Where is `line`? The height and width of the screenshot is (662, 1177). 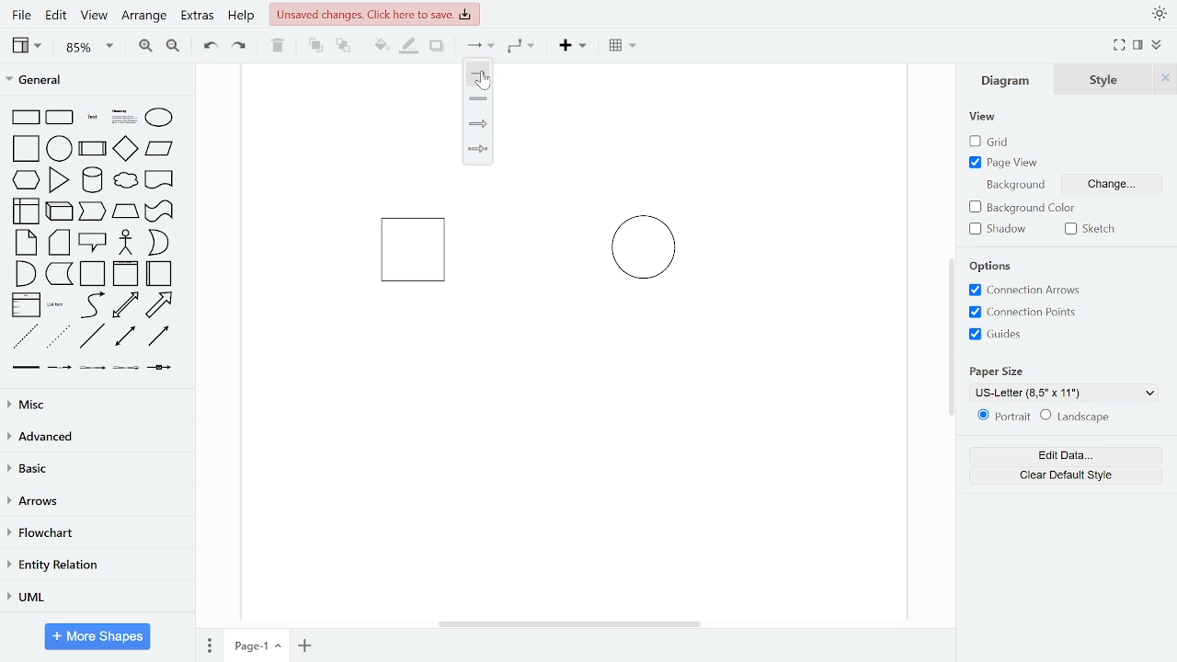 line is located at coordinates (478, 74).